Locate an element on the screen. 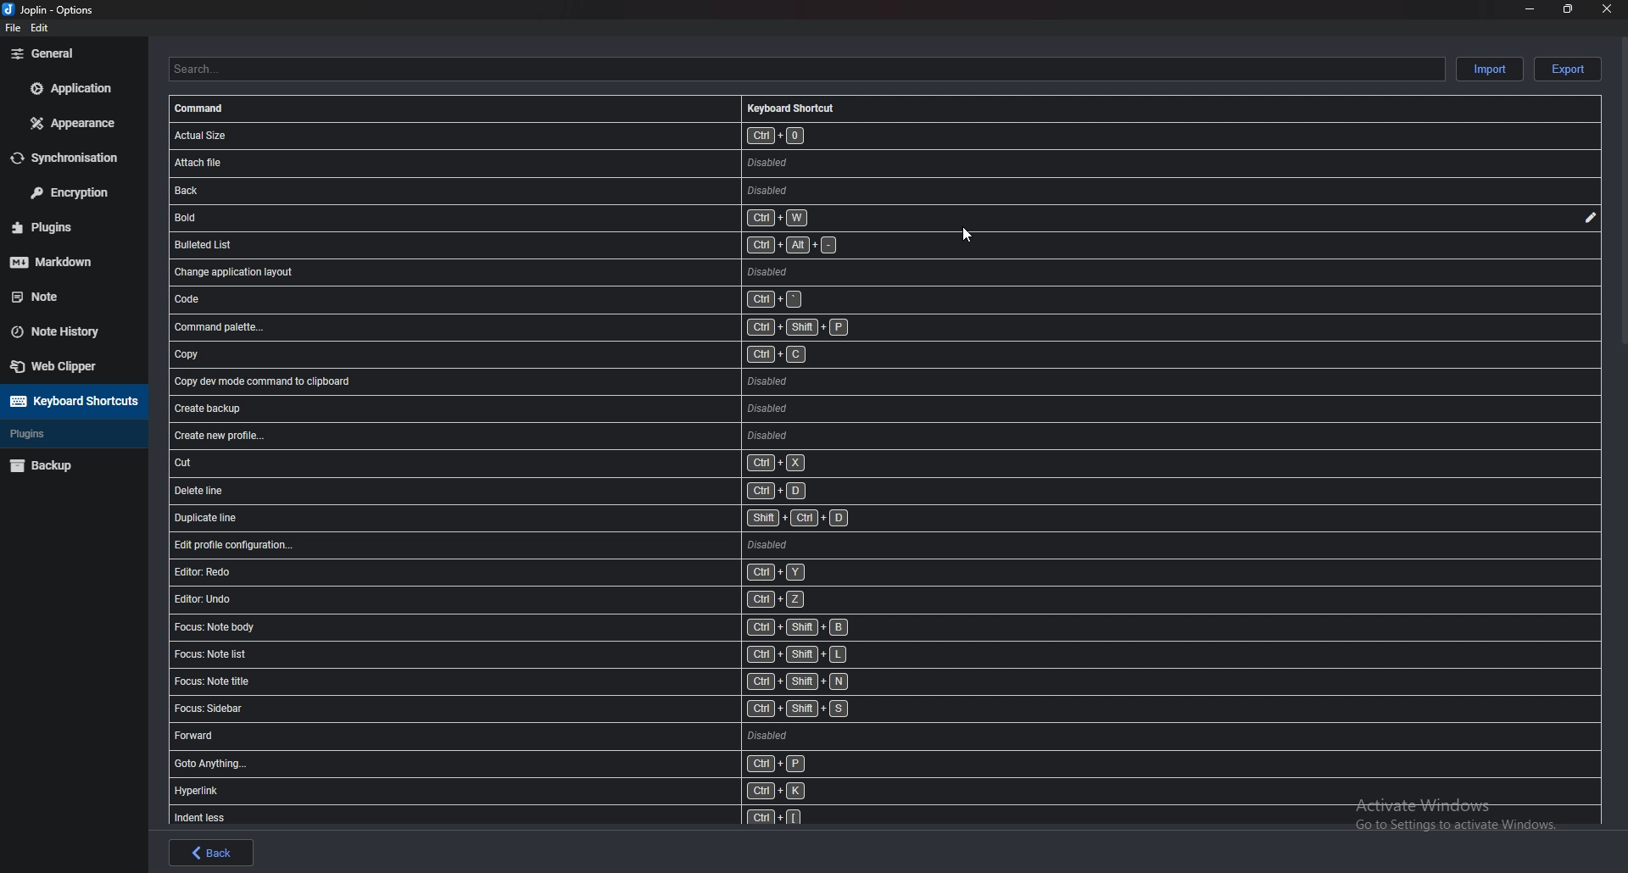  shortcut is located at coordinates (514, 271).